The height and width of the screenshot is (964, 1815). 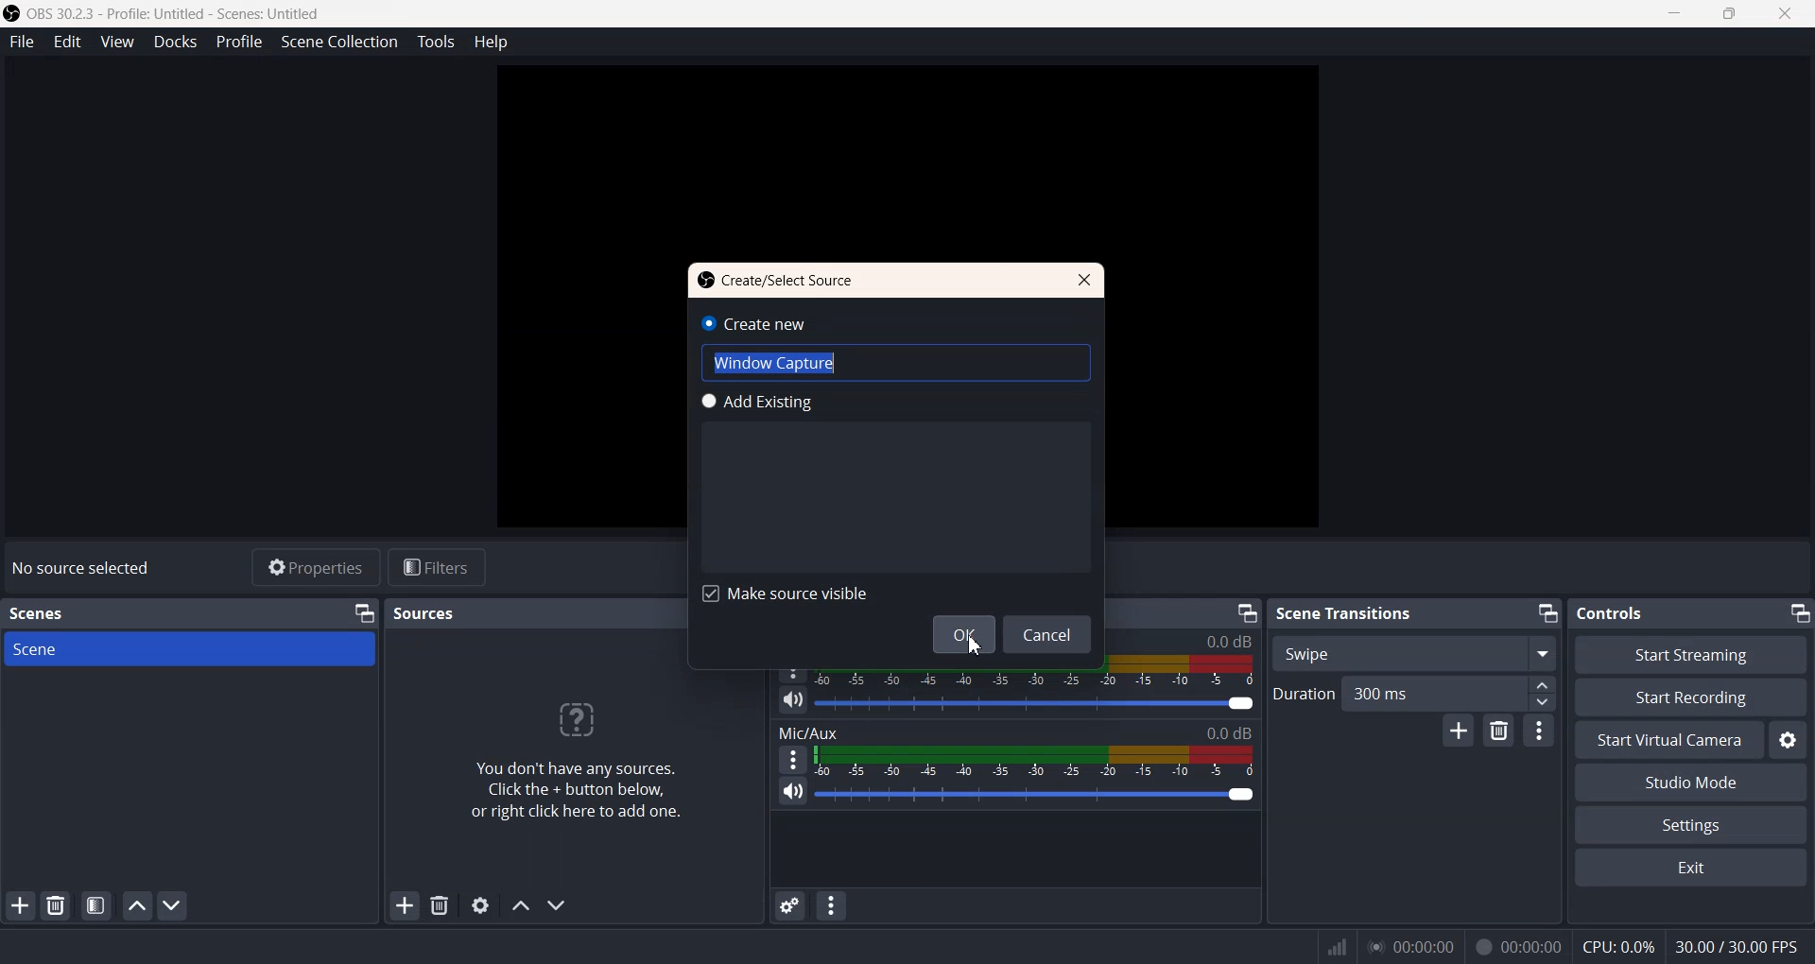 I want to click on Move scene Up, so click(x=136, y=905).